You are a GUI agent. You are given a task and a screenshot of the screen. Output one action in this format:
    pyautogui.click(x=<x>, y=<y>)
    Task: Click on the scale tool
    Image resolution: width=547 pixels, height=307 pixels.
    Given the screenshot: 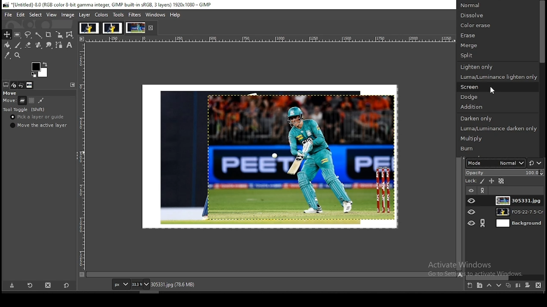 What is the action you would take?
    pyautogui.click(x=59, y=35)
    